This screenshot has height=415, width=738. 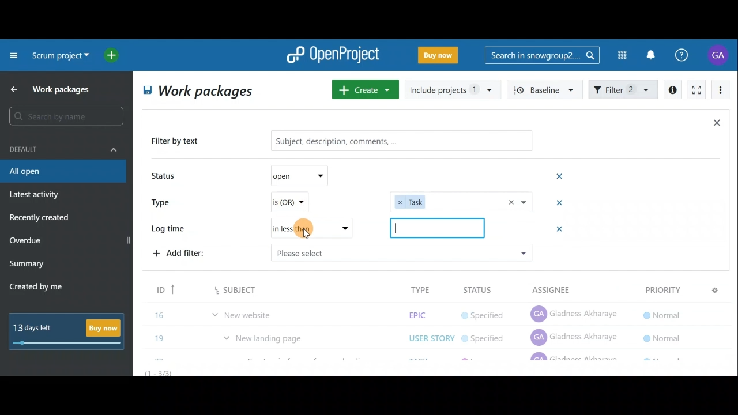 I want to click on Latest activity, so click(x=36, y=196).